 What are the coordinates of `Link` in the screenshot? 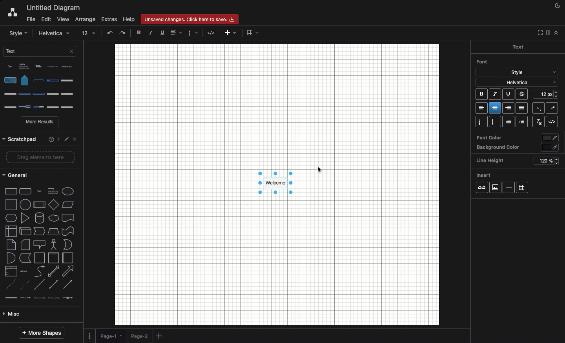 It's located at (482, 188).